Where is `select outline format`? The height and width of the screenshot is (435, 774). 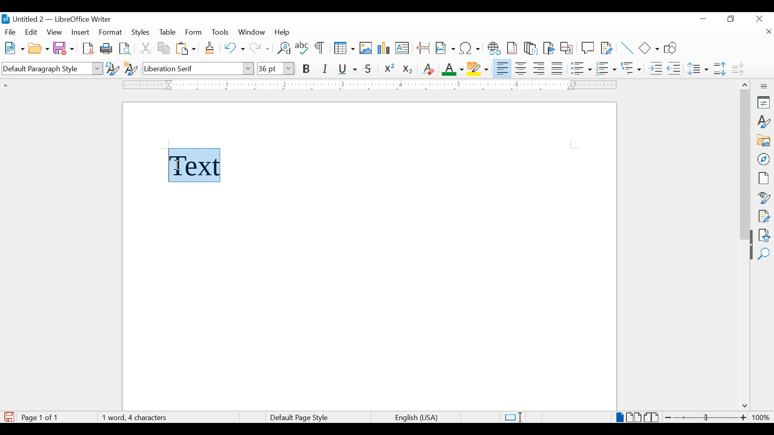 select outline format is located at coordinates (632, 68).